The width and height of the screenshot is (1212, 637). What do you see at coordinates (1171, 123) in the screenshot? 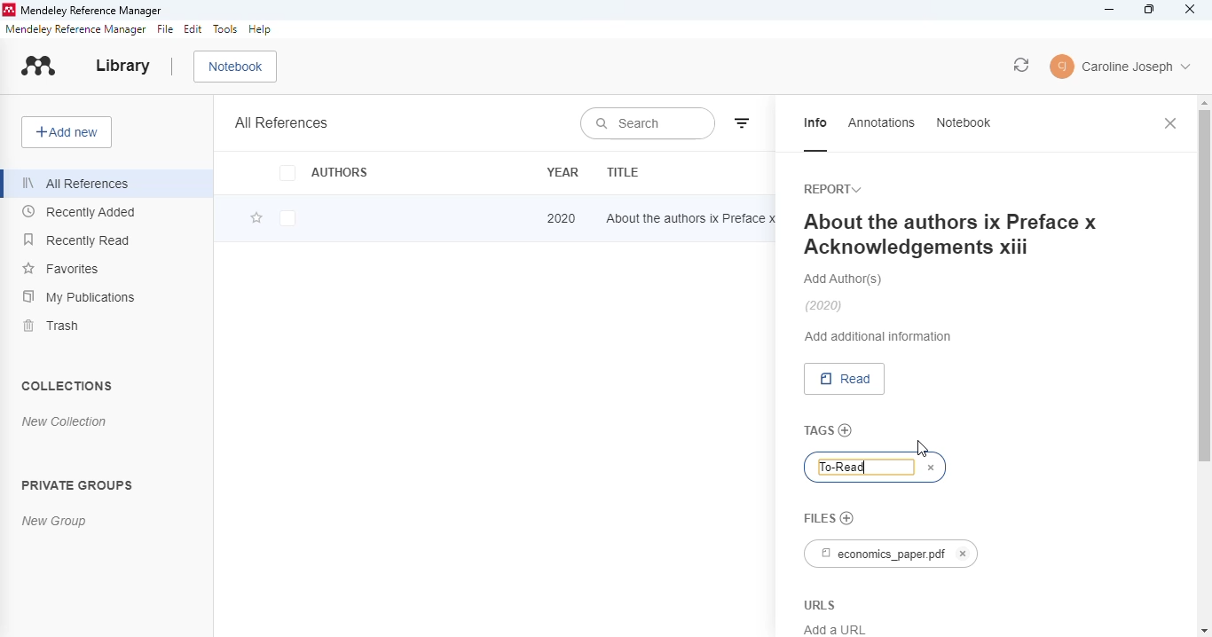
I see `close` at bounding box center [1171, 123].